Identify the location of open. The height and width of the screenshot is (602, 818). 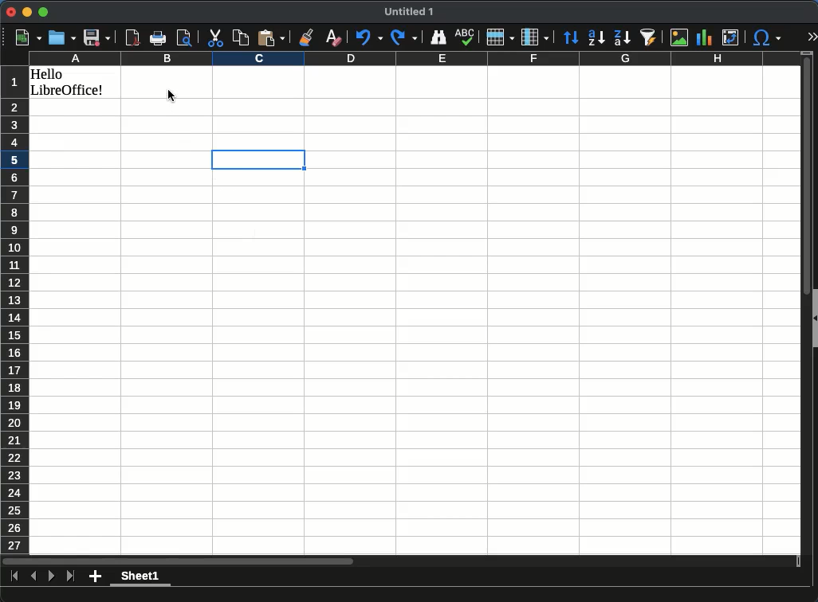
(60, 37).